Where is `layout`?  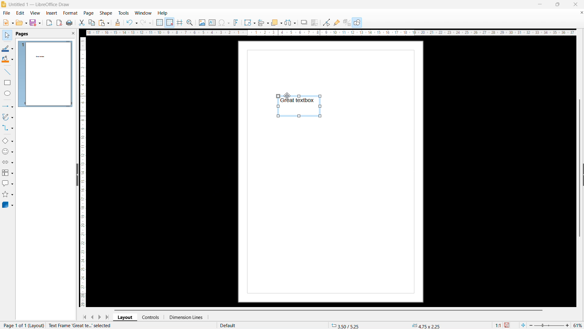 layout is located at coordinates (126, 317).